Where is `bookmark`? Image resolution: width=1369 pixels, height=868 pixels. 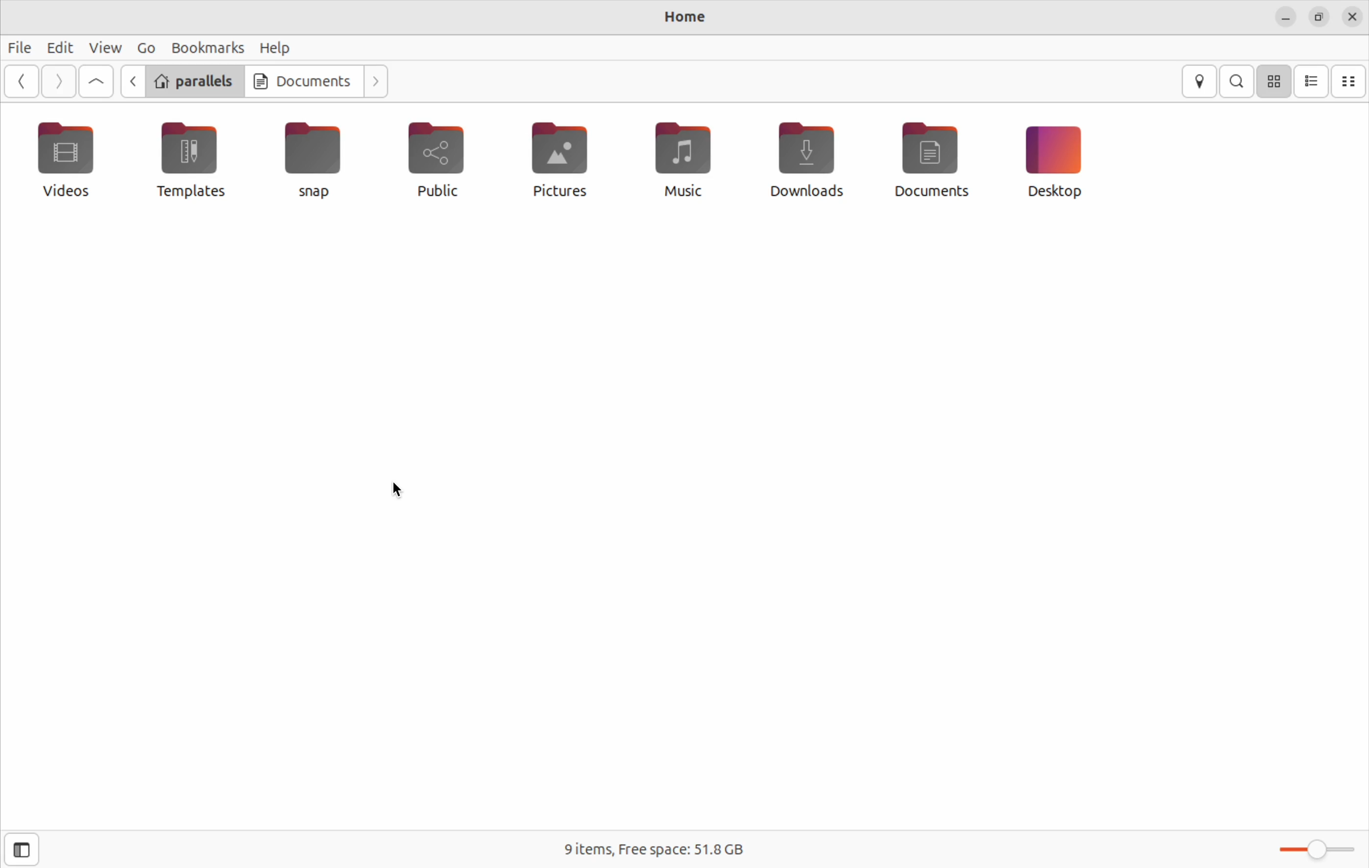 bookmark is located at coordinates (206, 47).